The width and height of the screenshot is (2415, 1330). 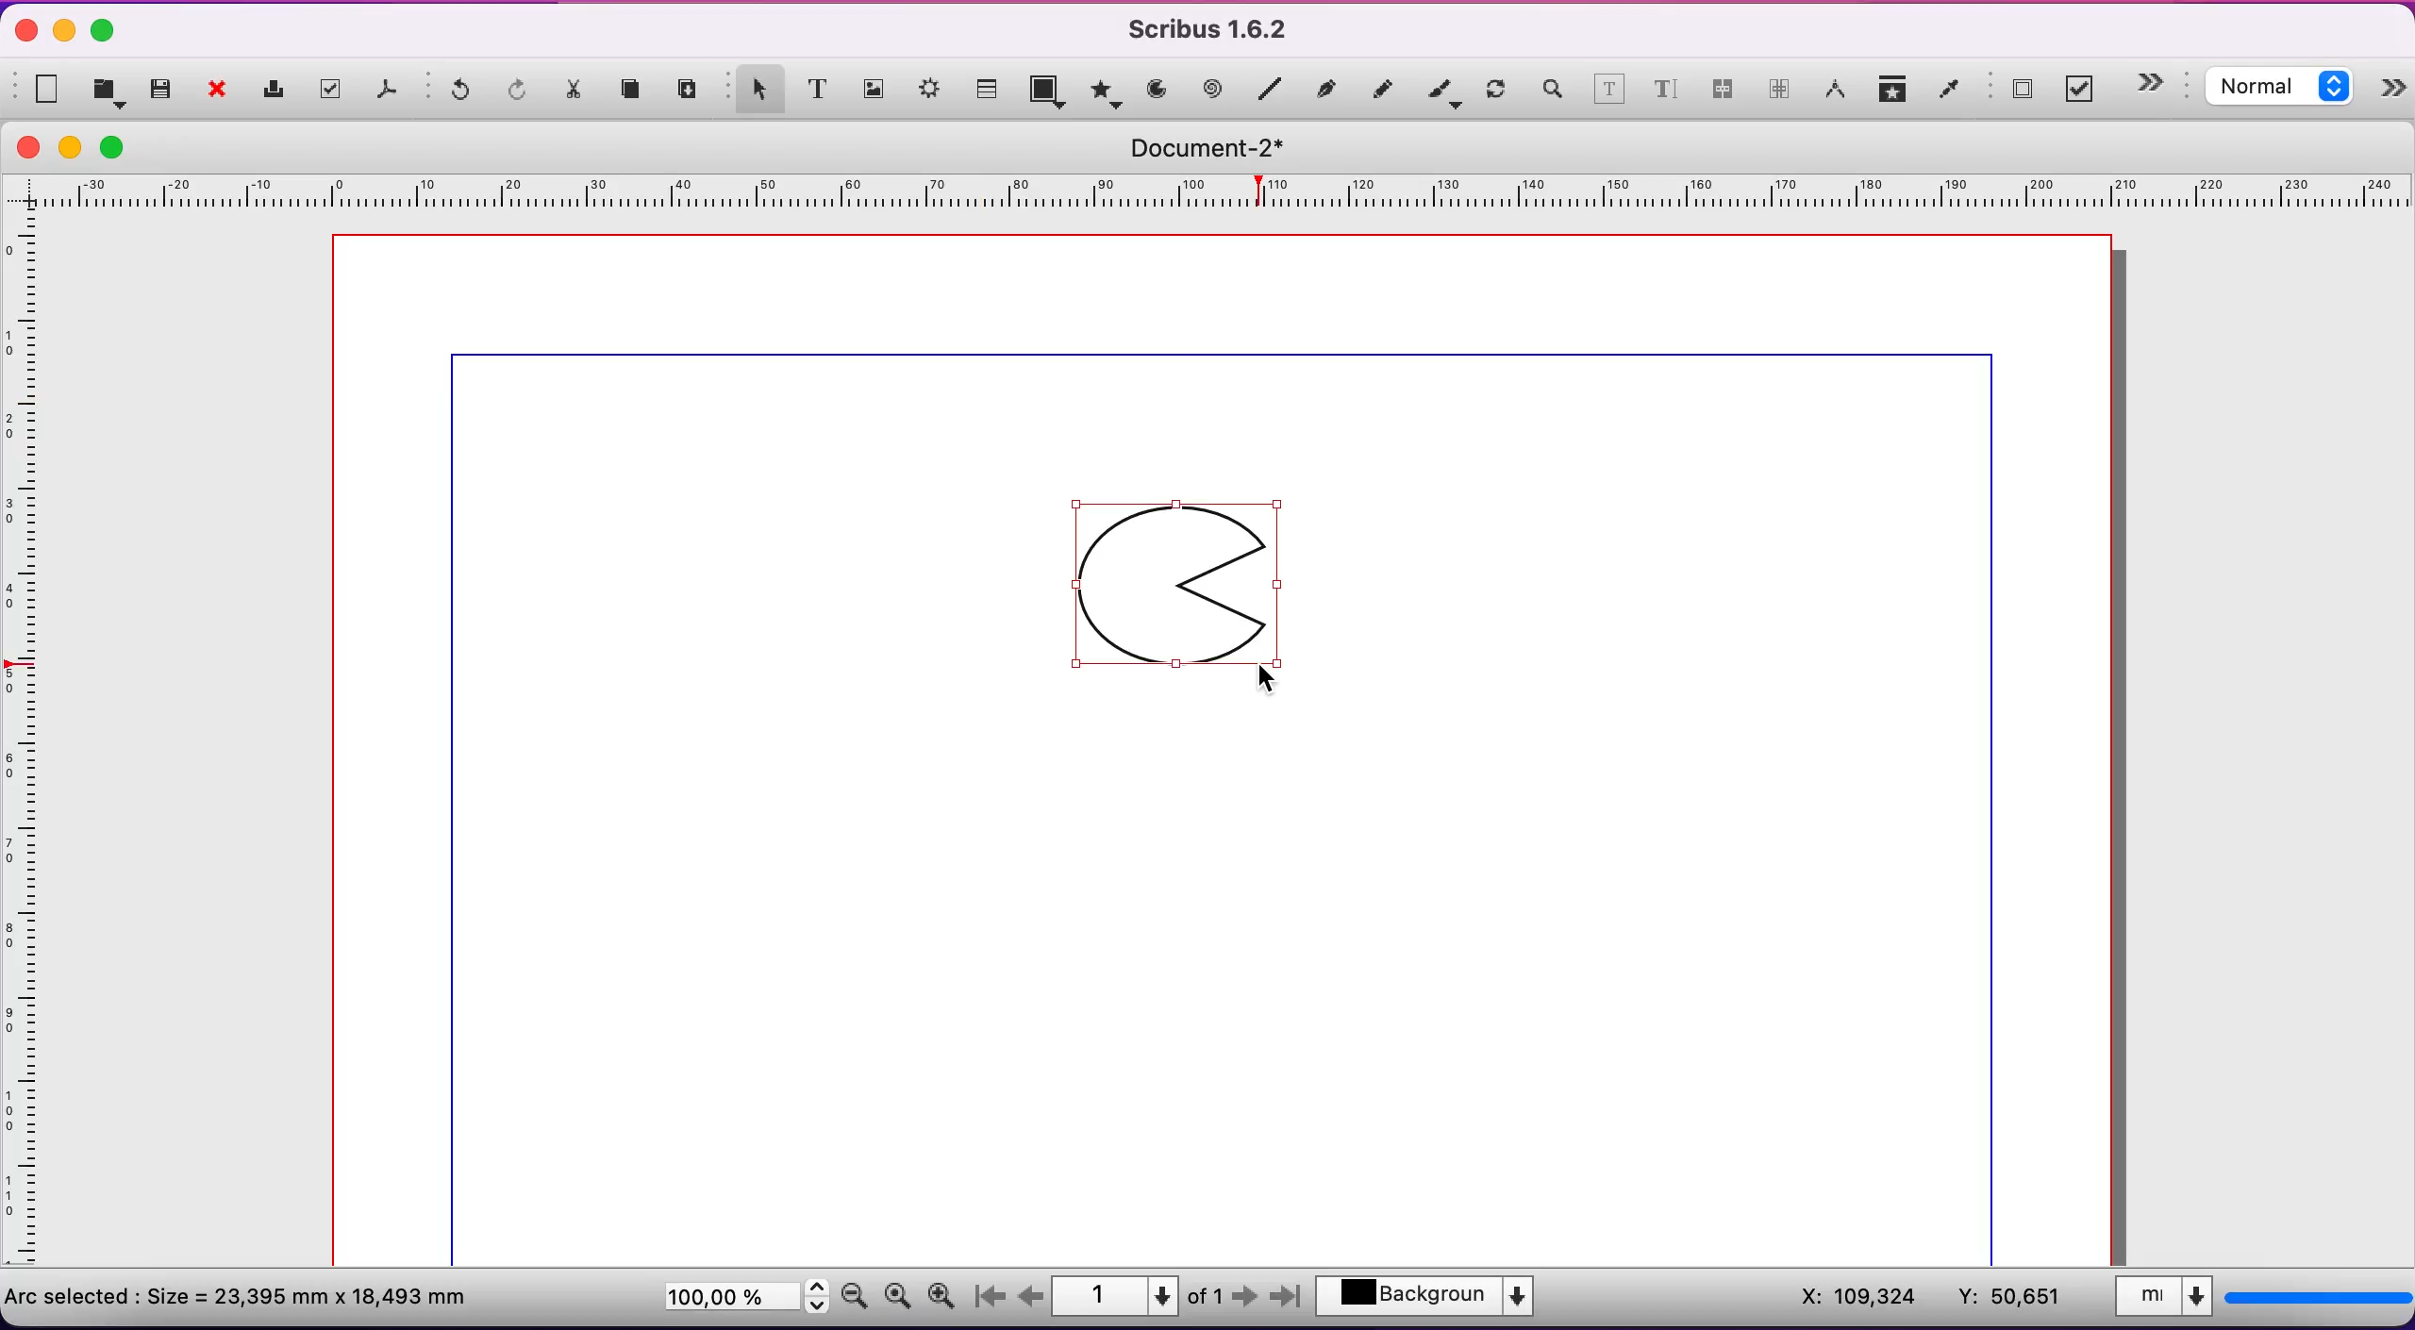 What do you see at coordinates (946, 1291) in the screenshot?
I see `zoom in` at bounding box center [946, 1291].